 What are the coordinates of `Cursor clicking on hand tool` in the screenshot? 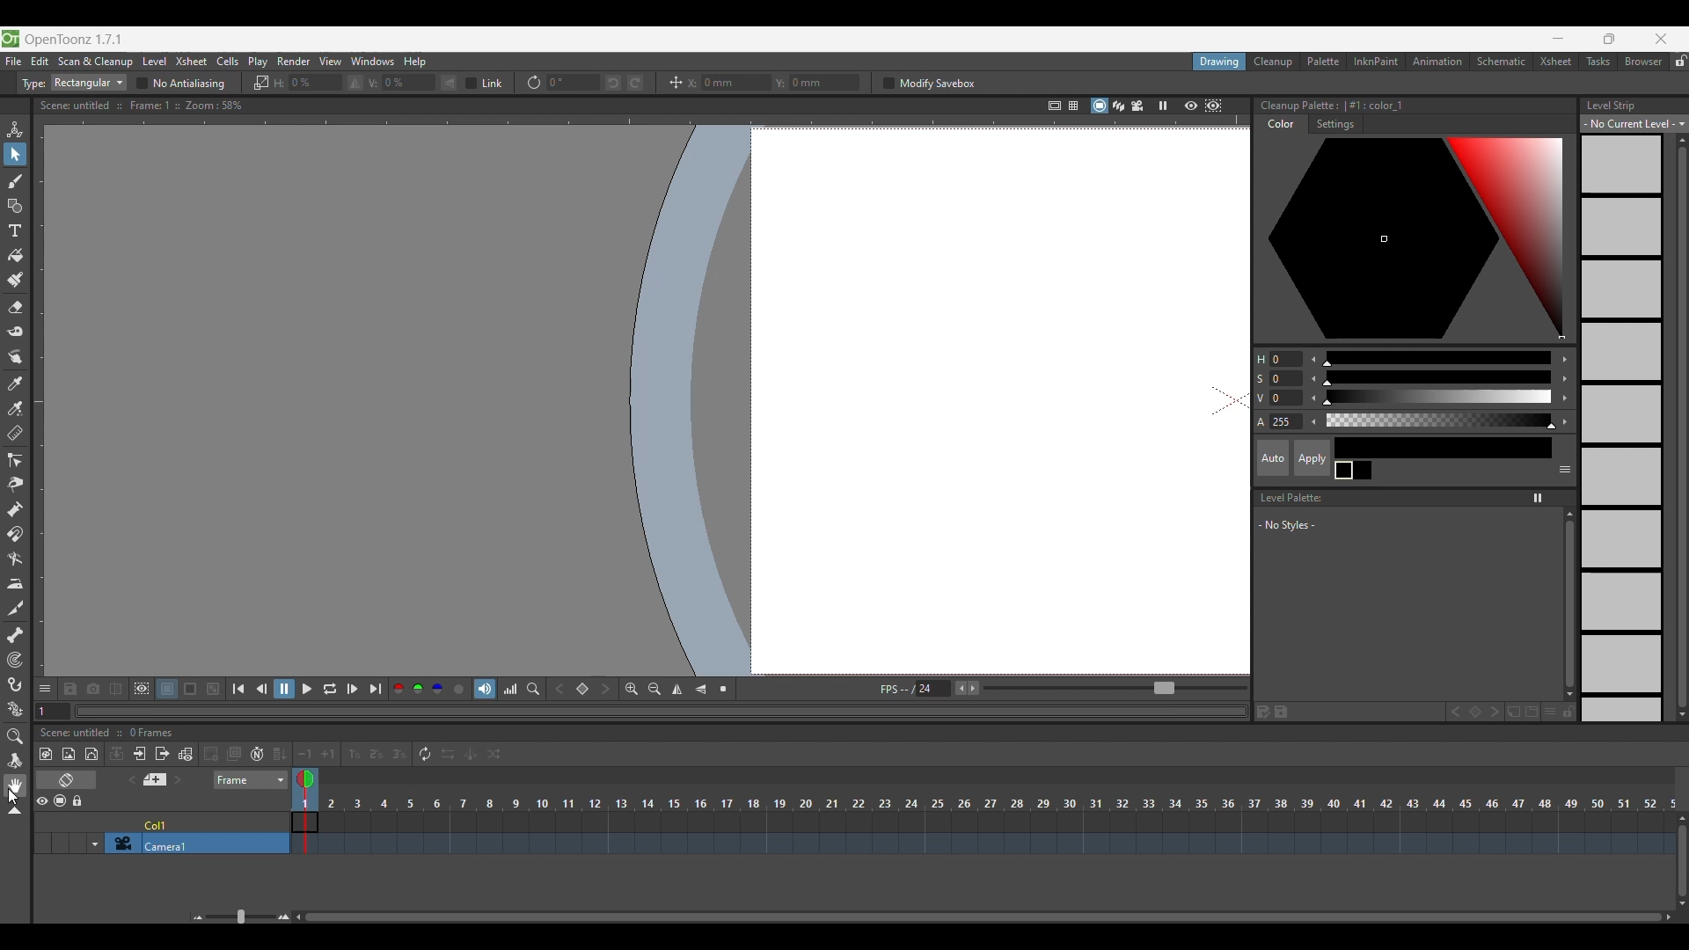 It's located at (13, 795).